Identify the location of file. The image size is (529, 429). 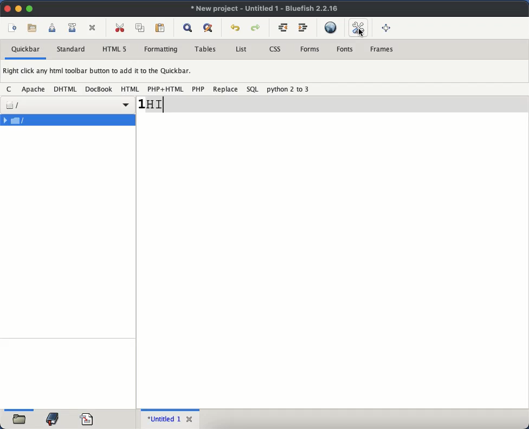
(20, 120).